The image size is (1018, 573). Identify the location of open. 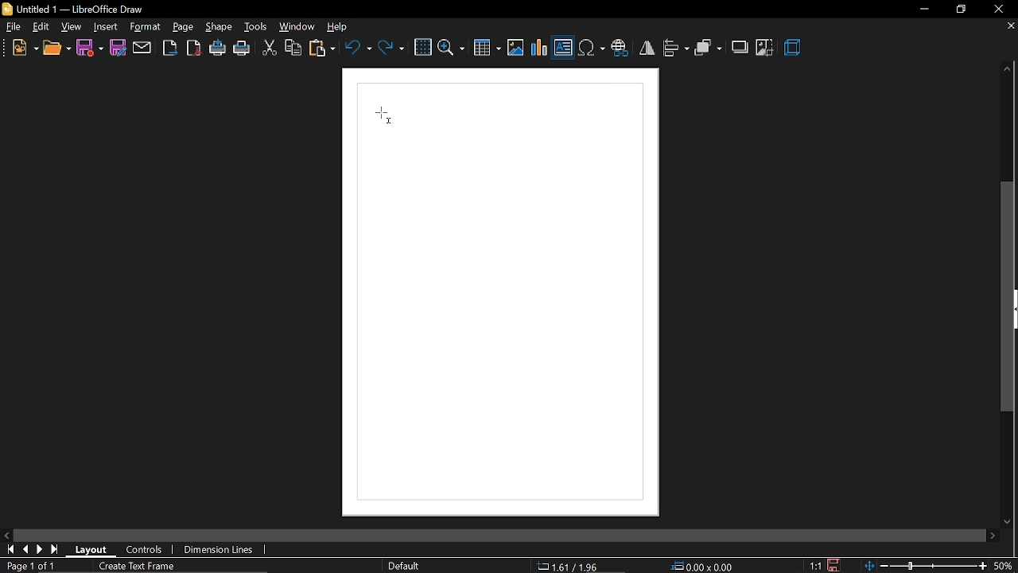
(56, 50).